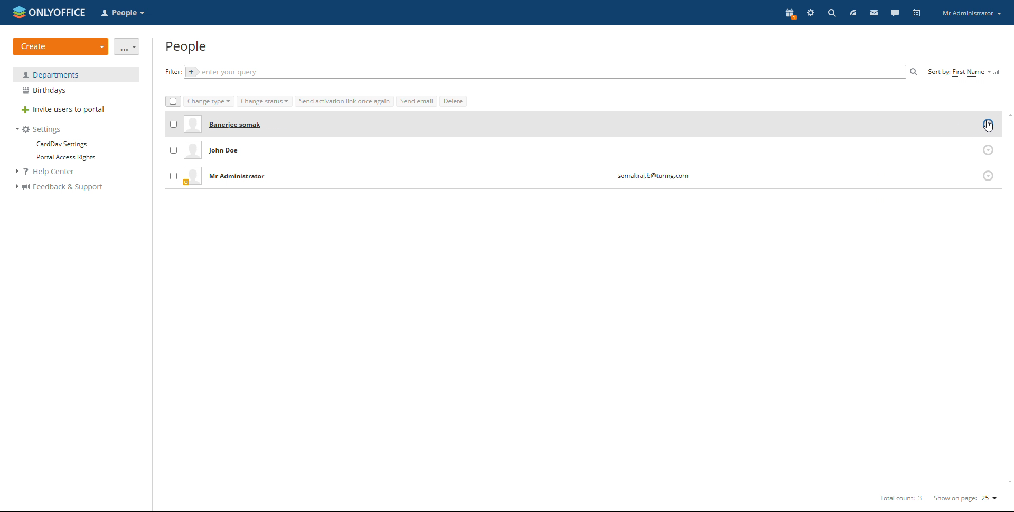 The height and width of the screenshot is (512, 1014). What do you see at coordinates (51, 172) in the screenshot?
I see `help center` at bounding box center [51, 172].